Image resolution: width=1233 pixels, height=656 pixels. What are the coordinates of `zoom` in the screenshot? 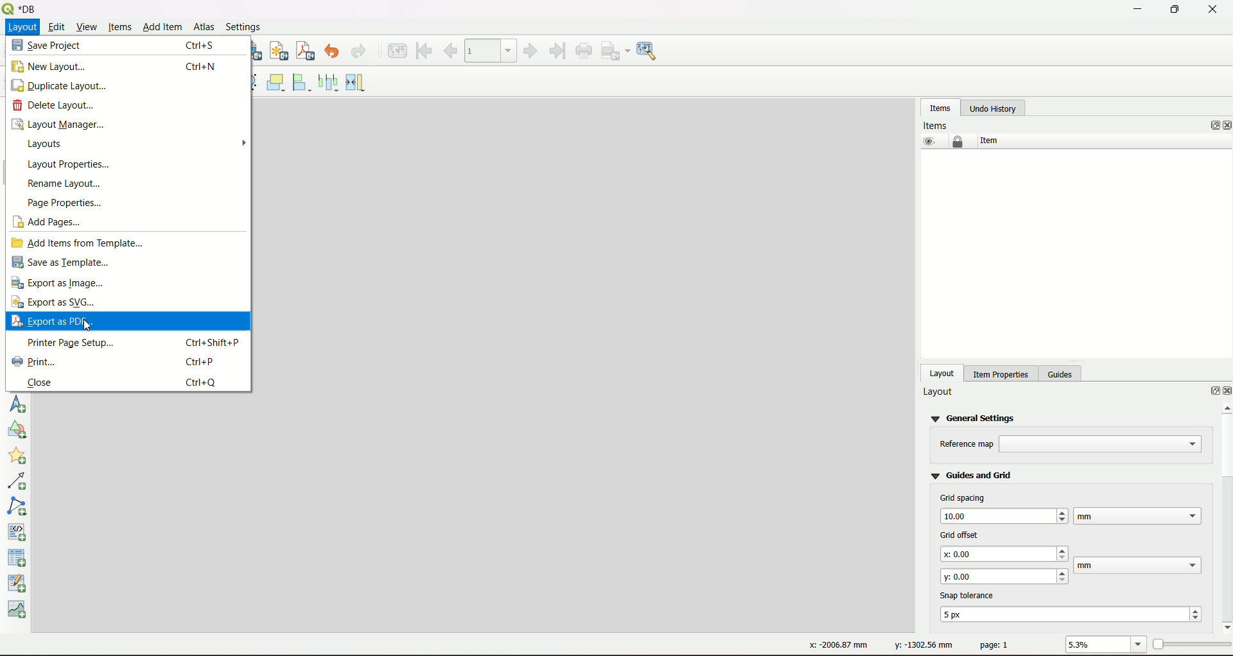 It's located at (1139, 645).